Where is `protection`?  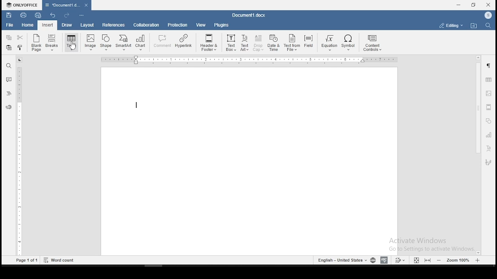 protection is located at coordinates (178, 25).